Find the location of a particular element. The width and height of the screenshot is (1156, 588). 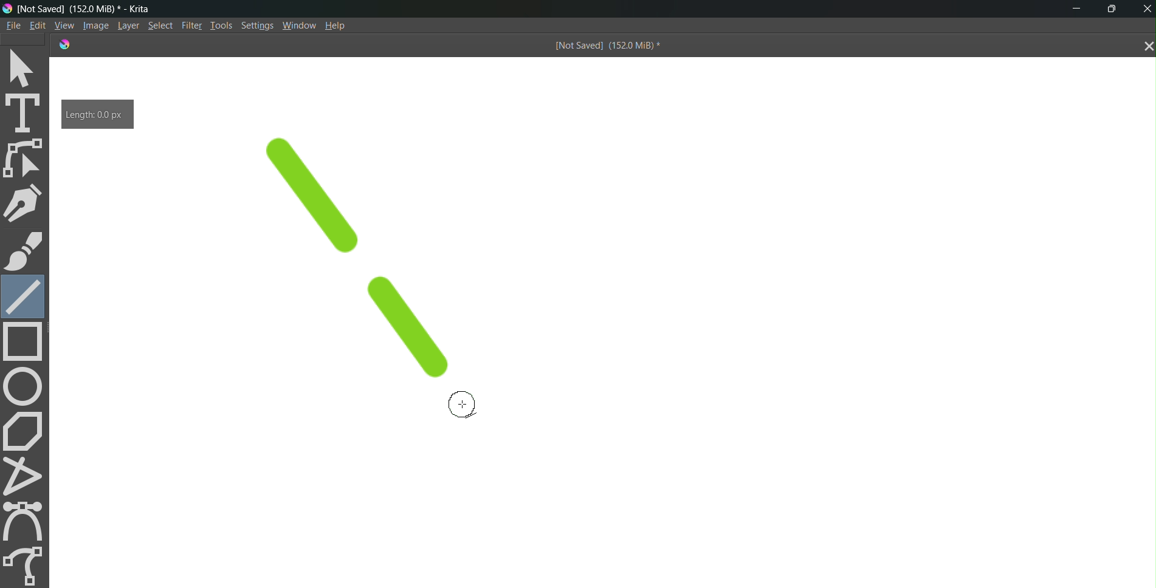

line is located at coordinates (23, 295).